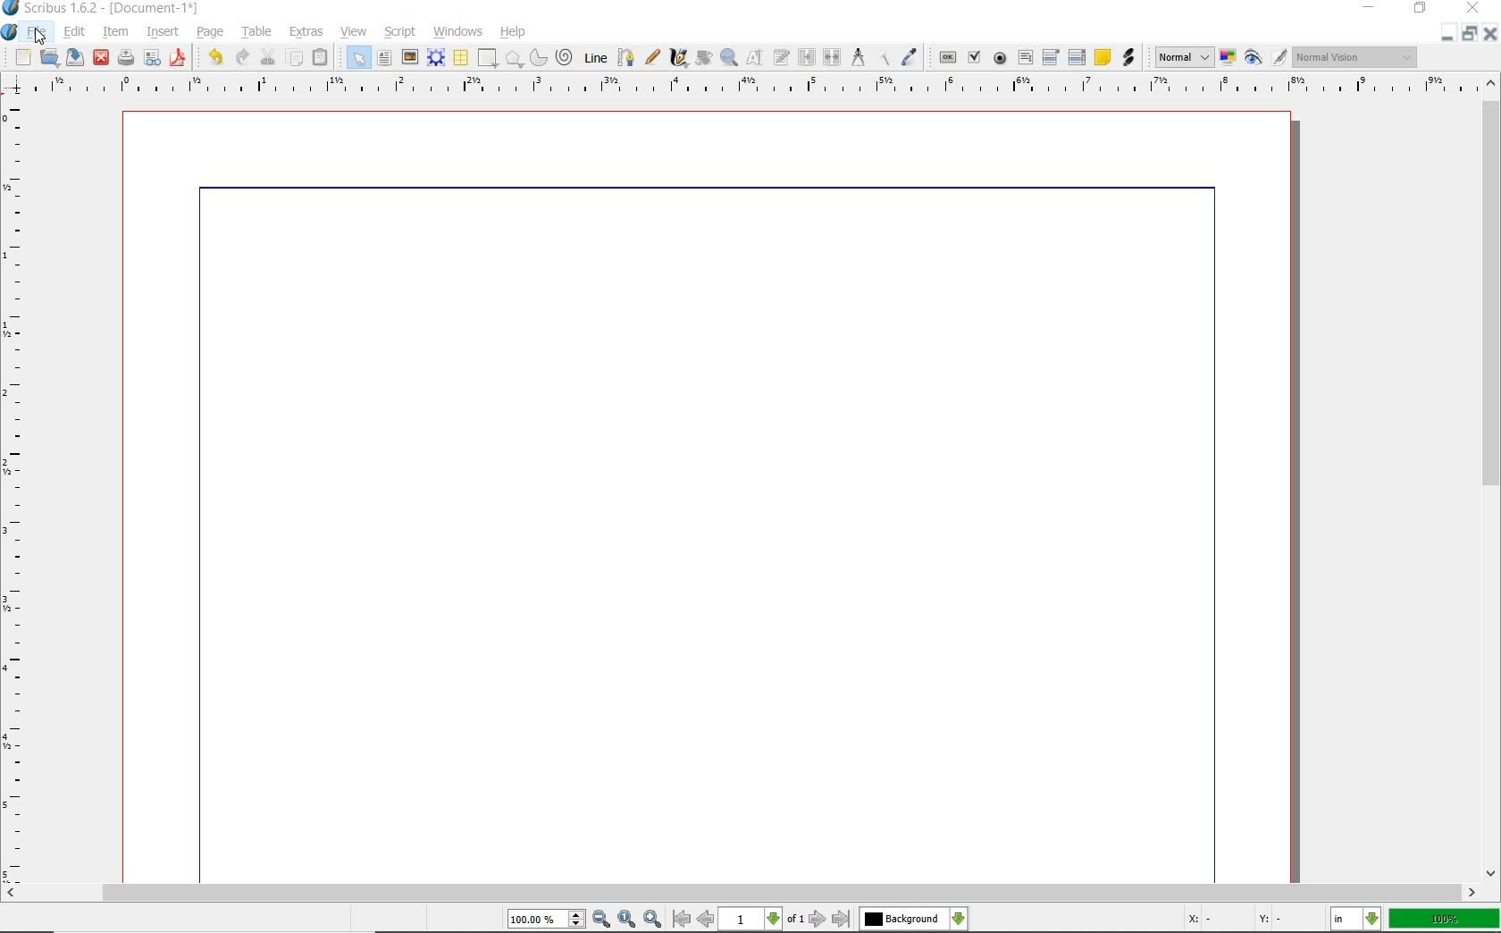 This screenshot has width=1501, height=933. I want to click on edit, so click(75, 31).